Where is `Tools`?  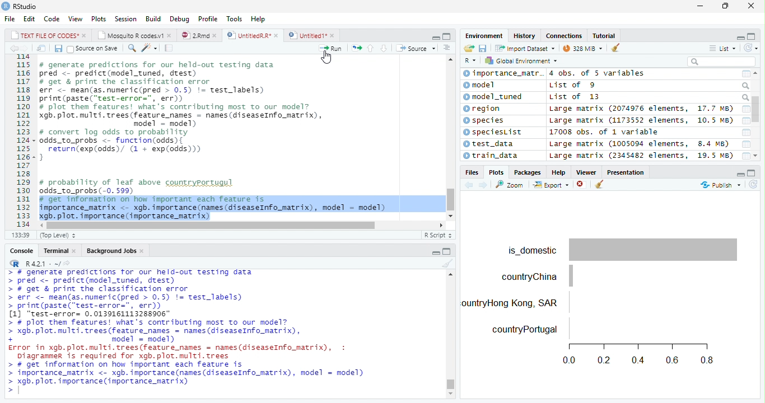 Tools is located at coordinates (234, 18).